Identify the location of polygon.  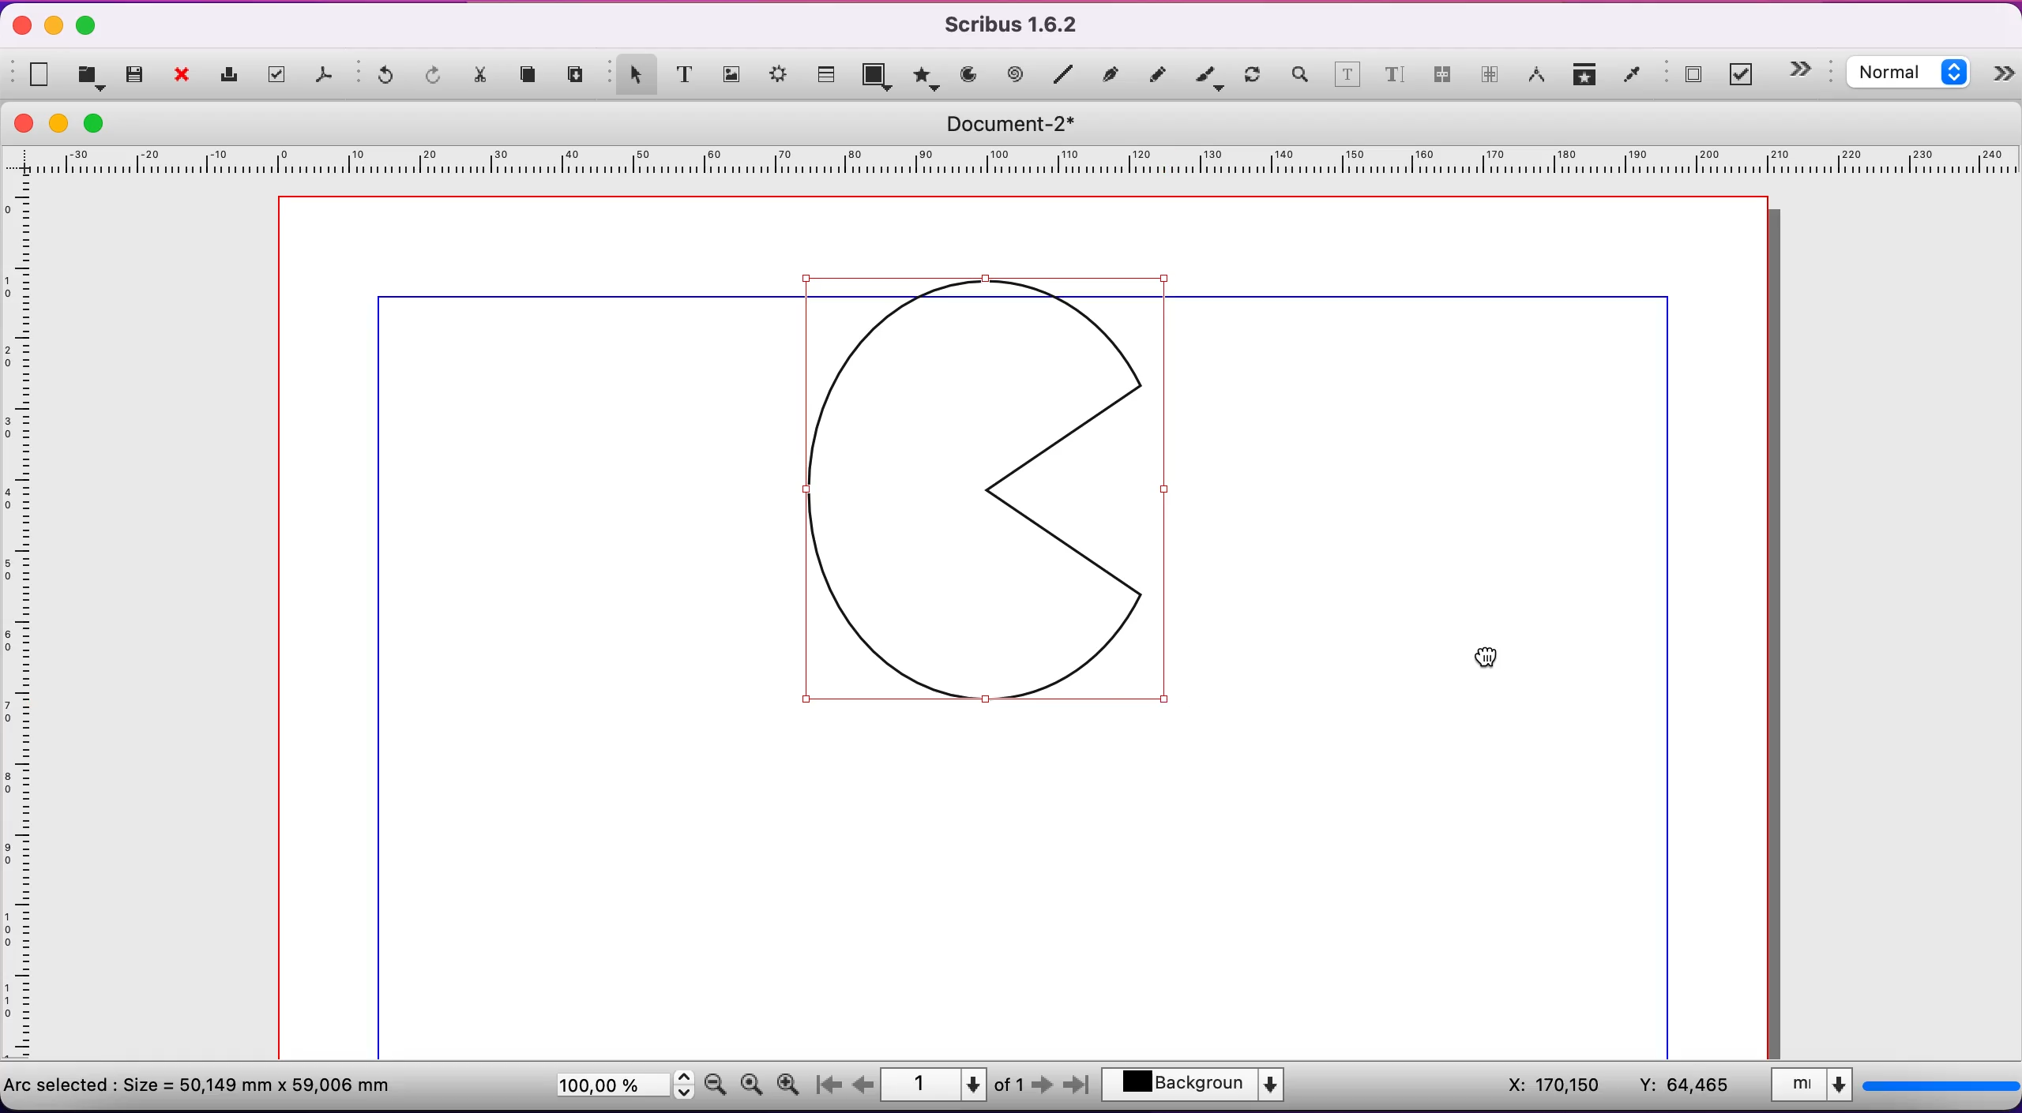
(924, 76).